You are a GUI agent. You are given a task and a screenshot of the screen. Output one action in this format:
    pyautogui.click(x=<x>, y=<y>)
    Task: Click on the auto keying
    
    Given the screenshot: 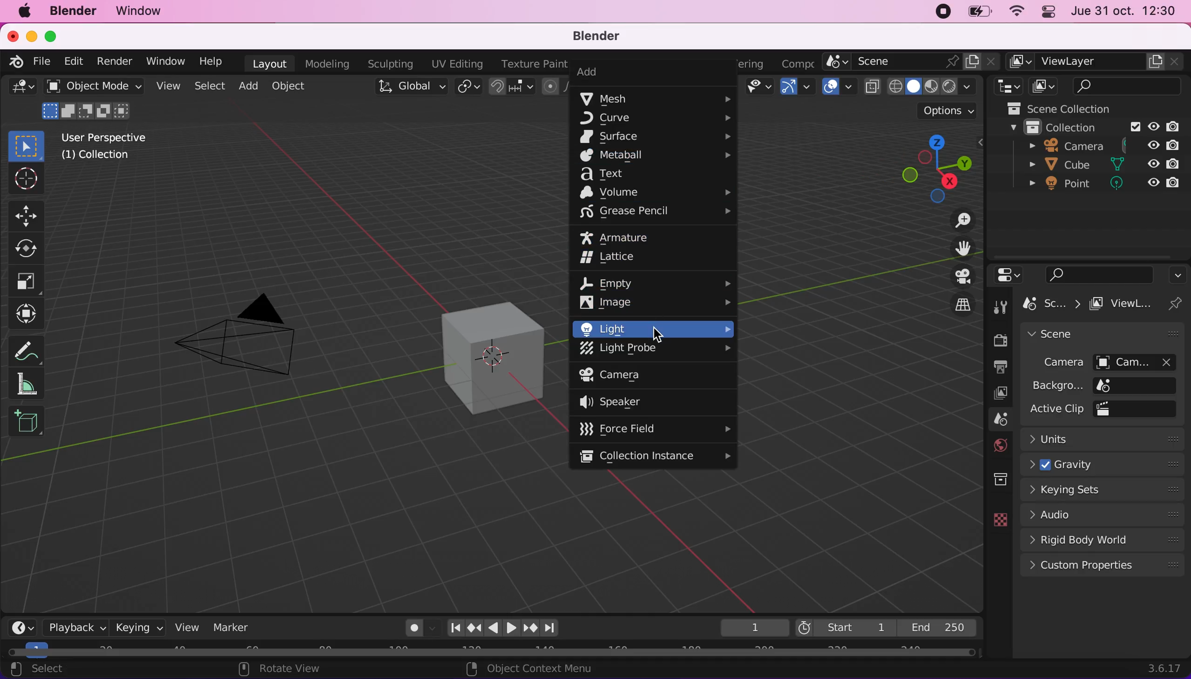 What is the action you would take?
    pyautogui.click(x=409, y=626)
    